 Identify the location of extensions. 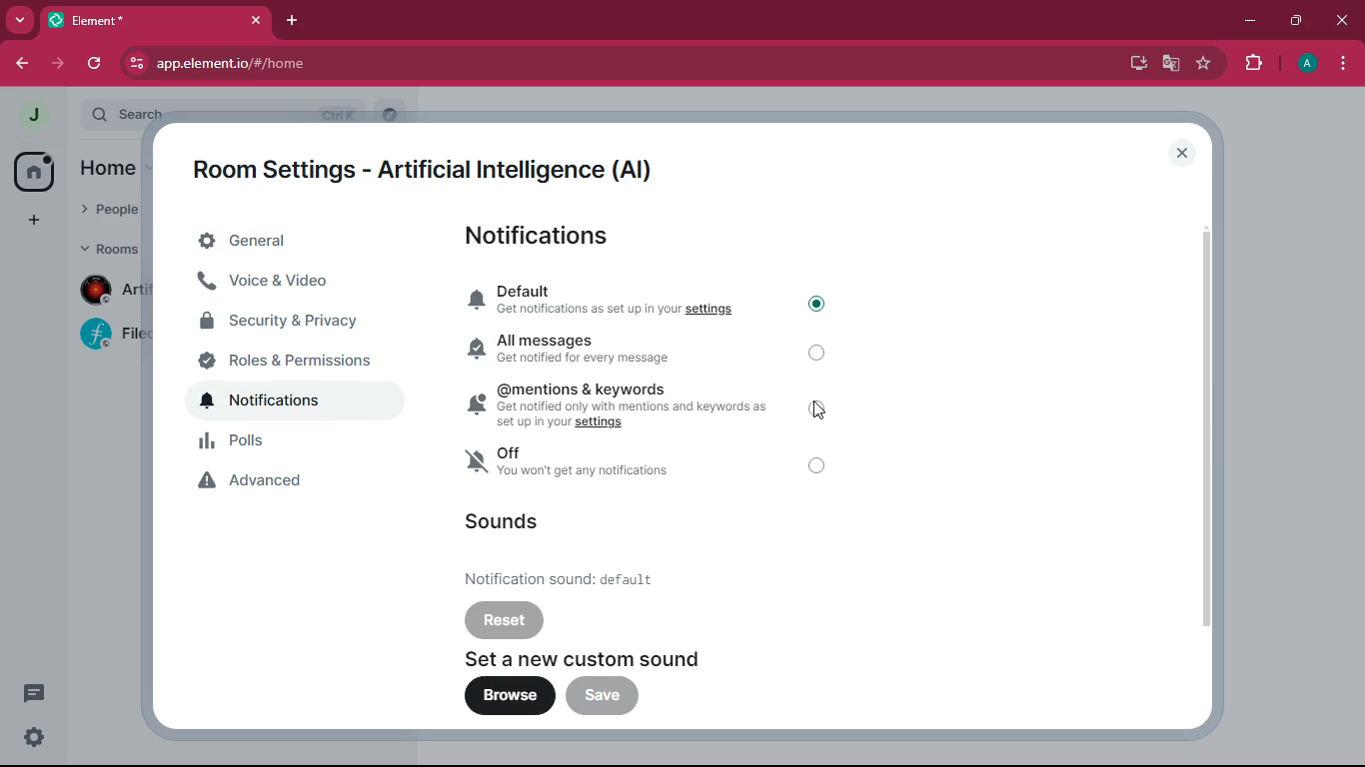
(1254, 63).